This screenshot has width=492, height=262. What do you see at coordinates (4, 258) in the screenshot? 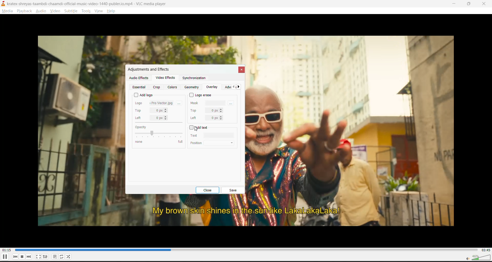
I see `pause` at bounding box center [4, 258].